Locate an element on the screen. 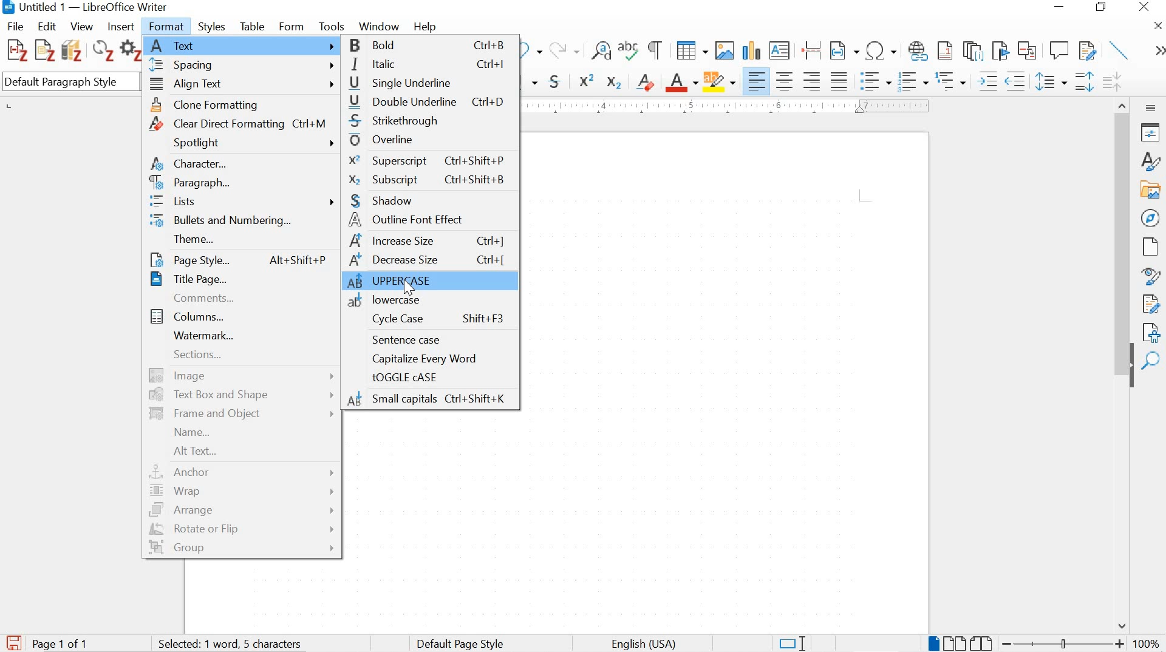 This screenshot has height=652, width=1166. alt text is located at coordinates (237, 450).